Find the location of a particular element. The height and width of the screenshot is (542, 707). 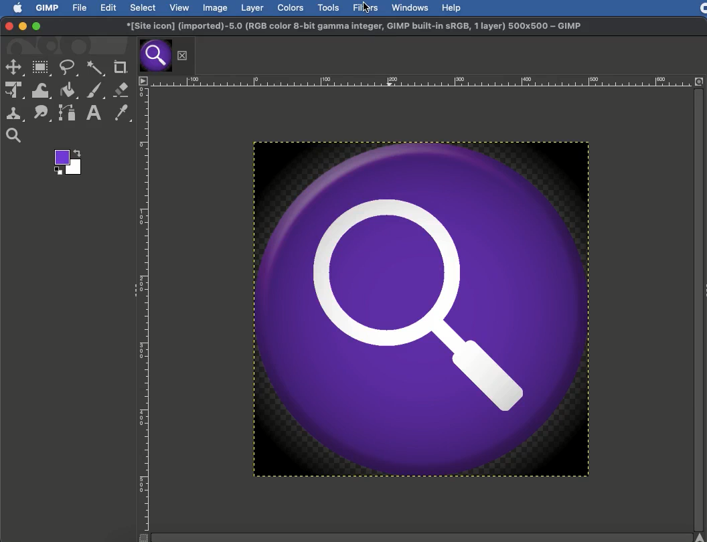

Select is located at coordinates (142, 7).